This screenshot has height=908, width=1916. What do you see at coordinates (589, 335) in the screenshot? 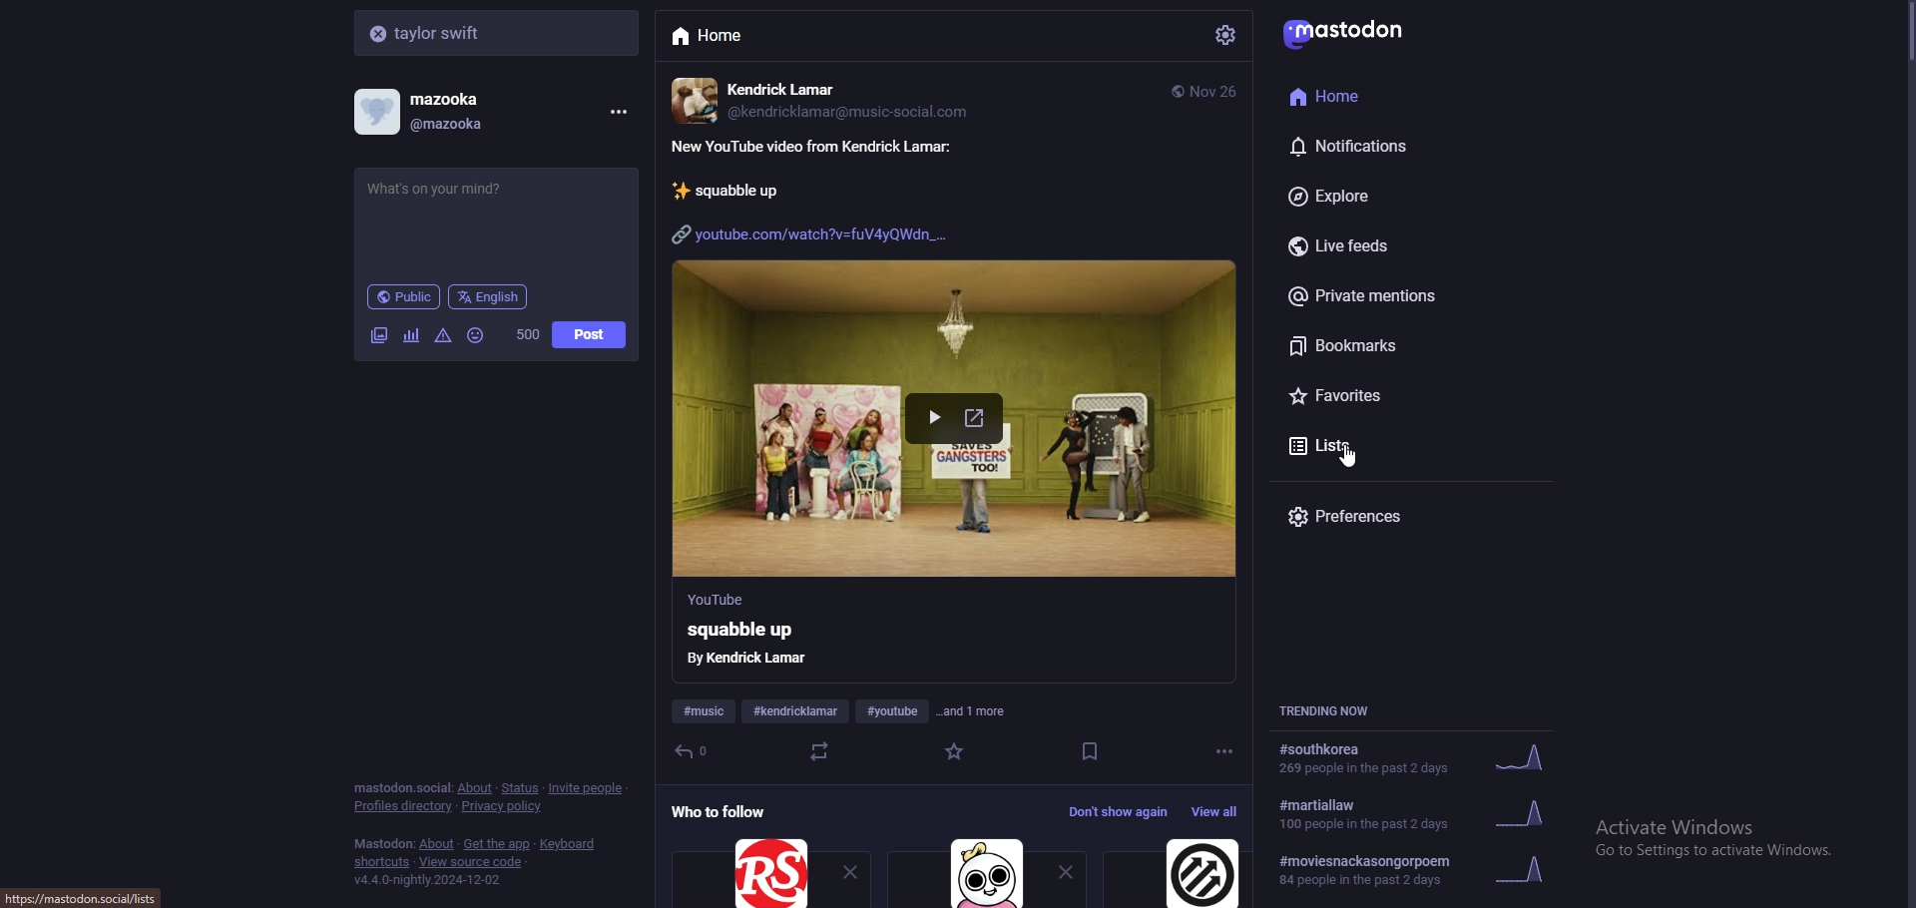
I see `post` at bounding box center [589, 335].